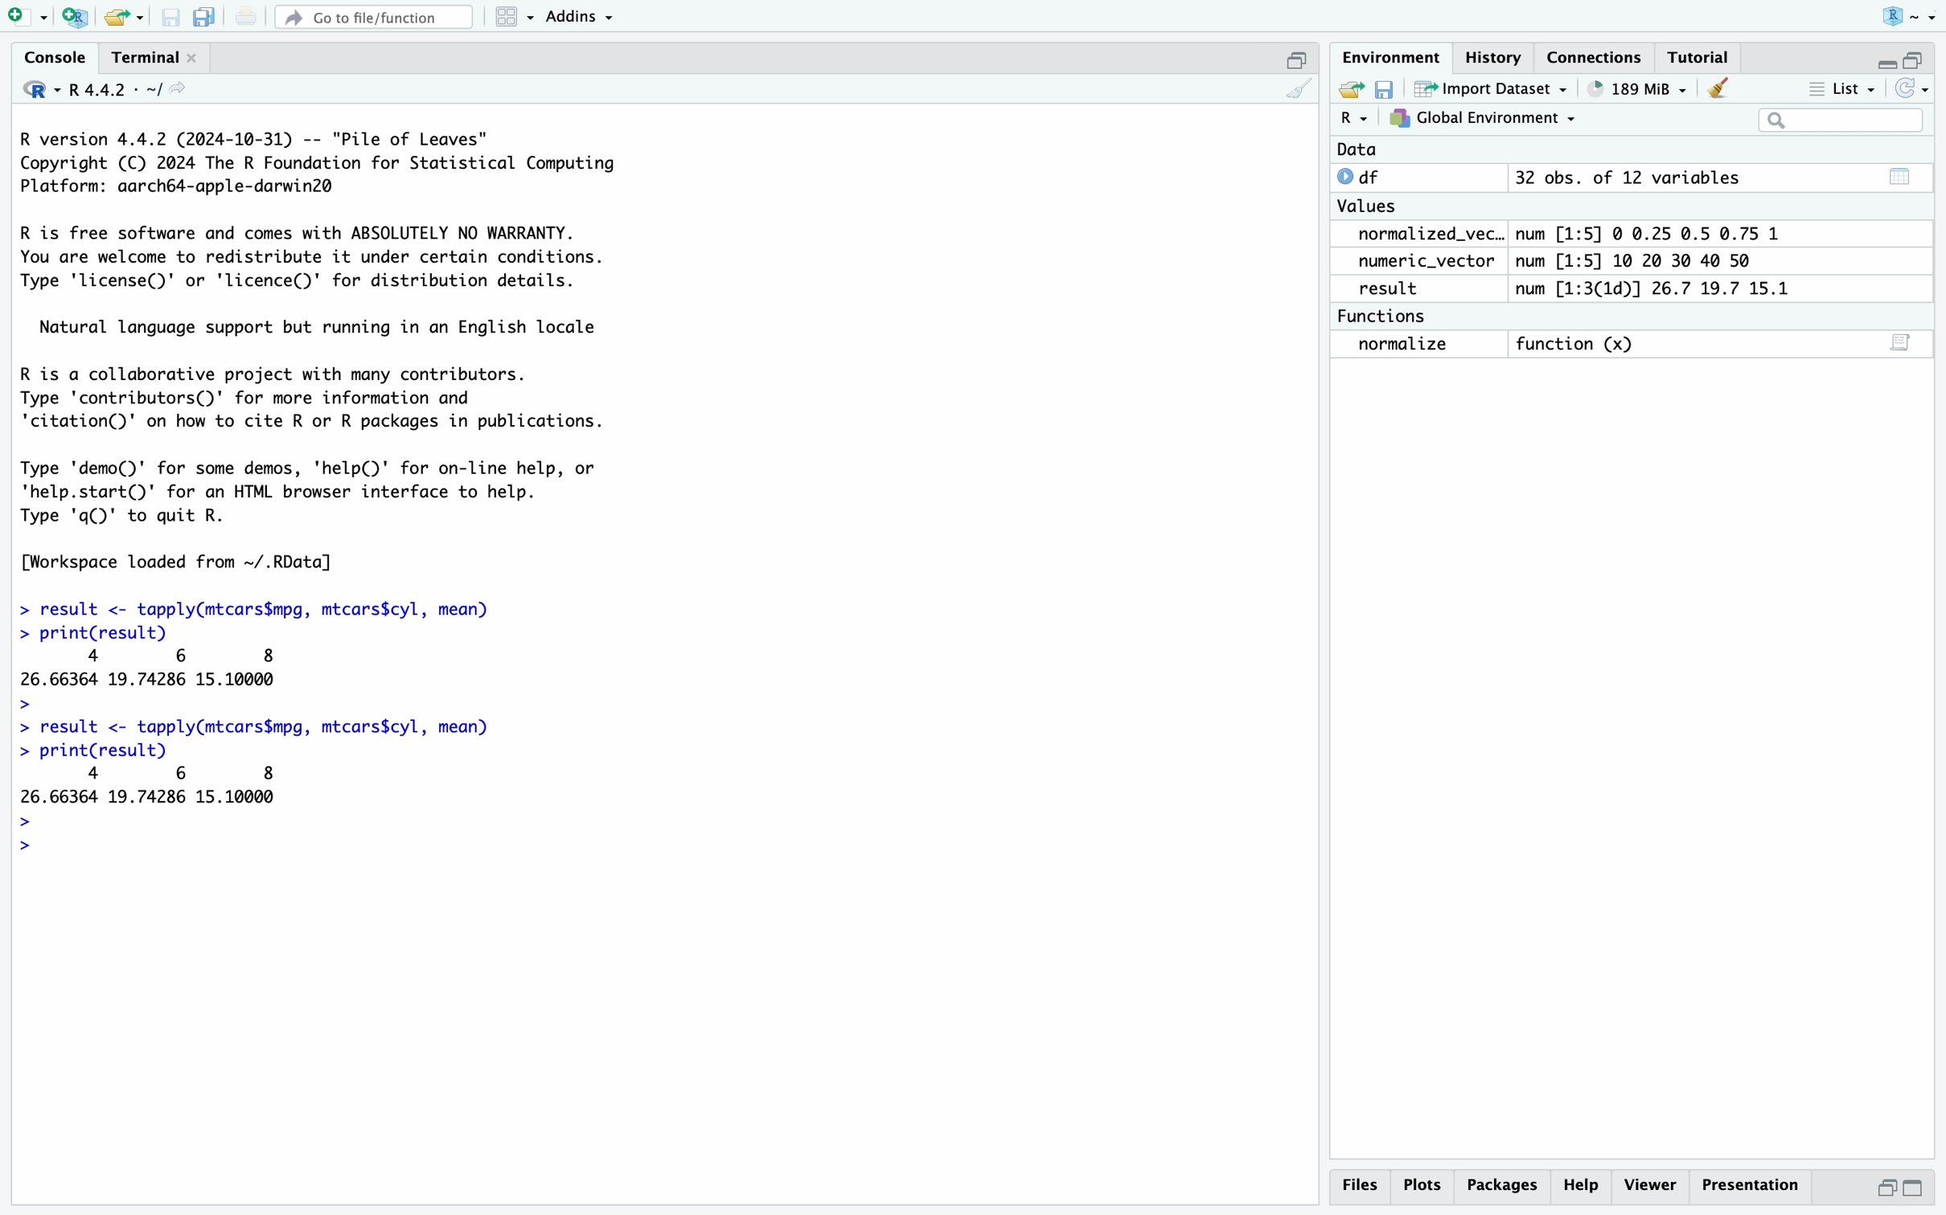  What do you see at coordinates (1886, 1188) in the screenshot?
I see `Half height` at bounding box center [1886, 1188].